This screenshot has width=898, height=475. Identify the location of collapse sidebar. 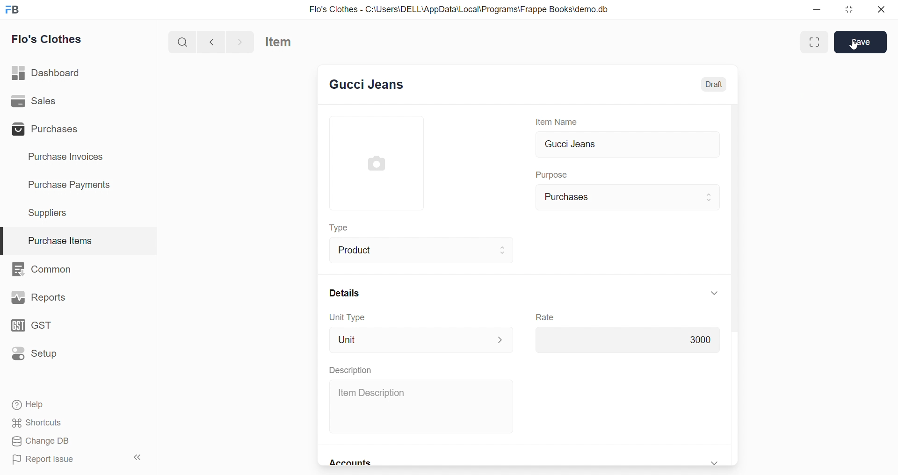
(141, 458).